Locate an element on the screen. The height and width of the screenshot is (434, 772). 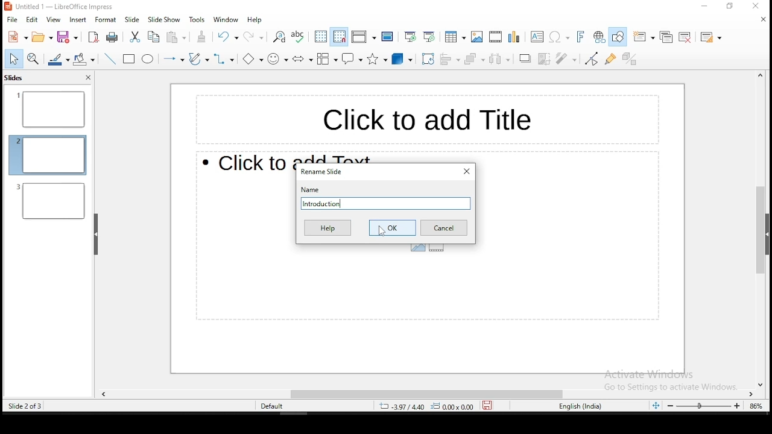
distribute is located at coordinates (499, 60).